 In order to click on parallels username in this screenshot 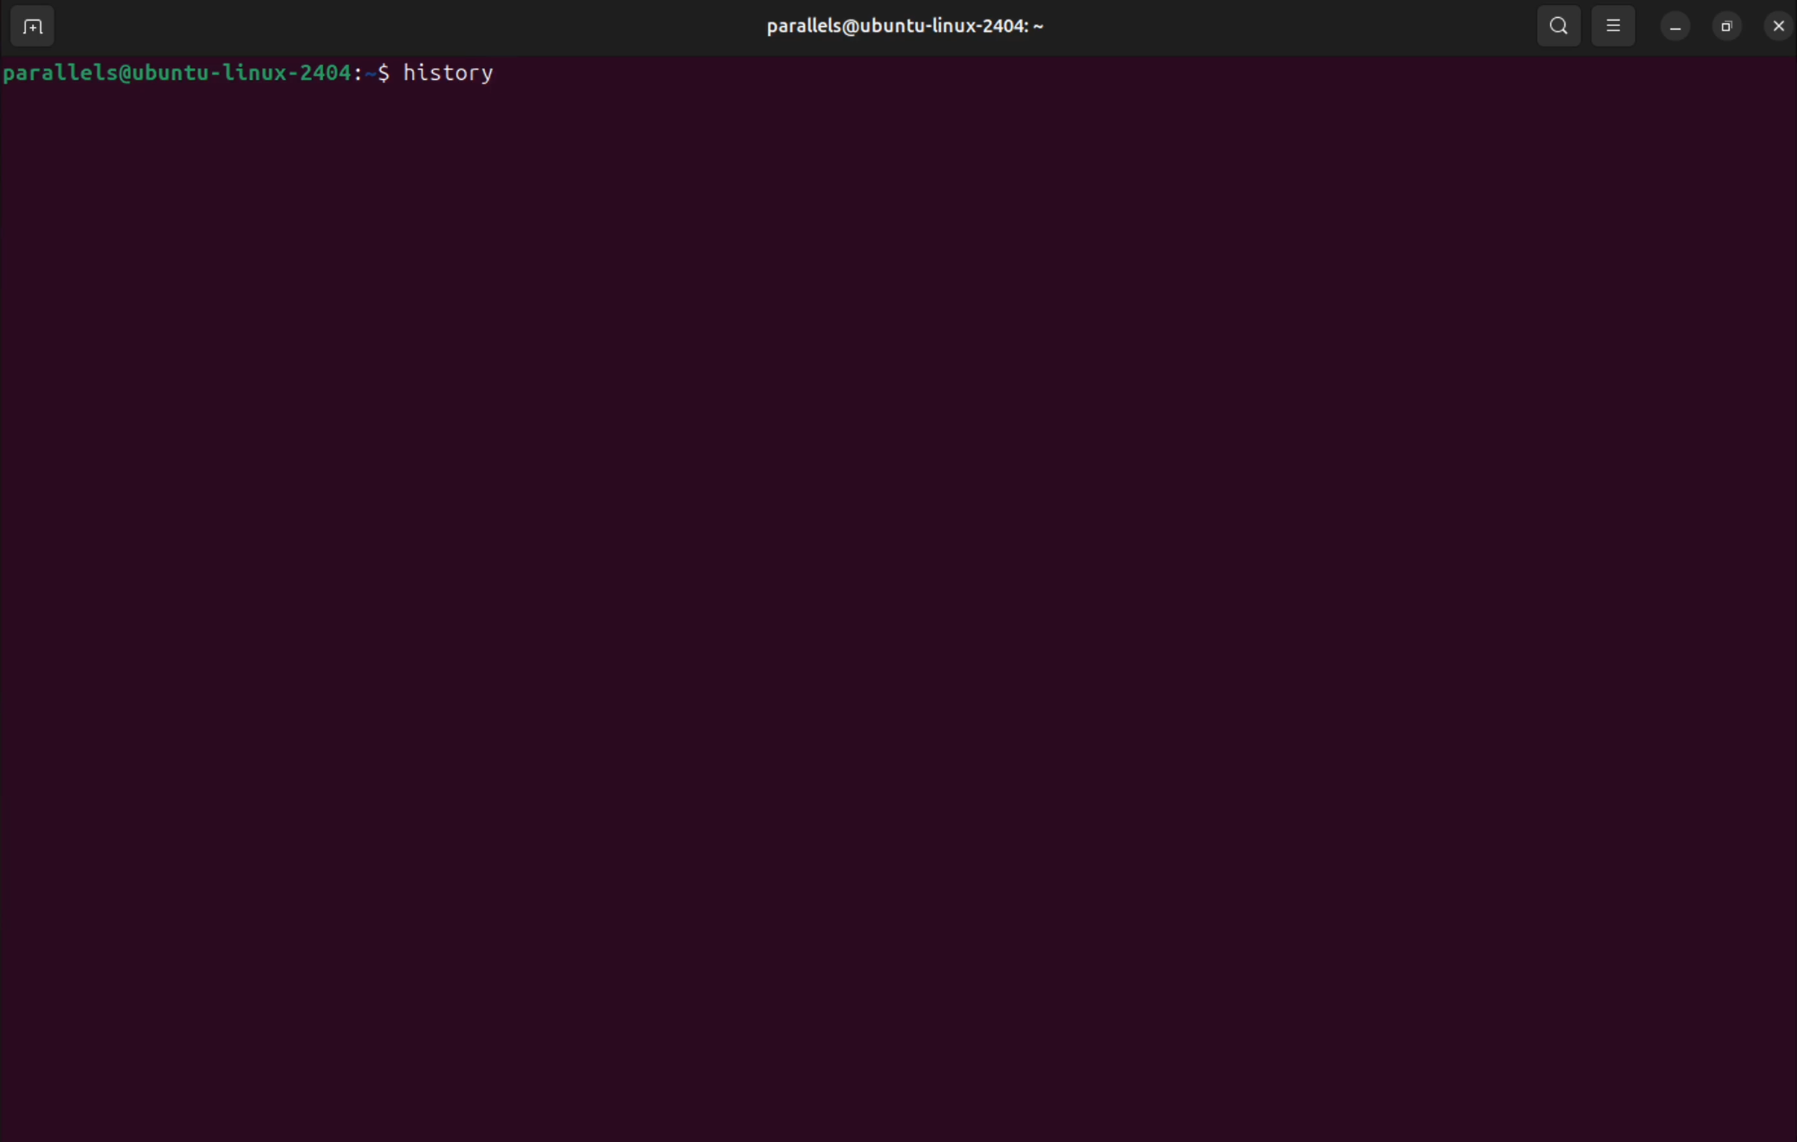, I will do `click(915, 23)`.